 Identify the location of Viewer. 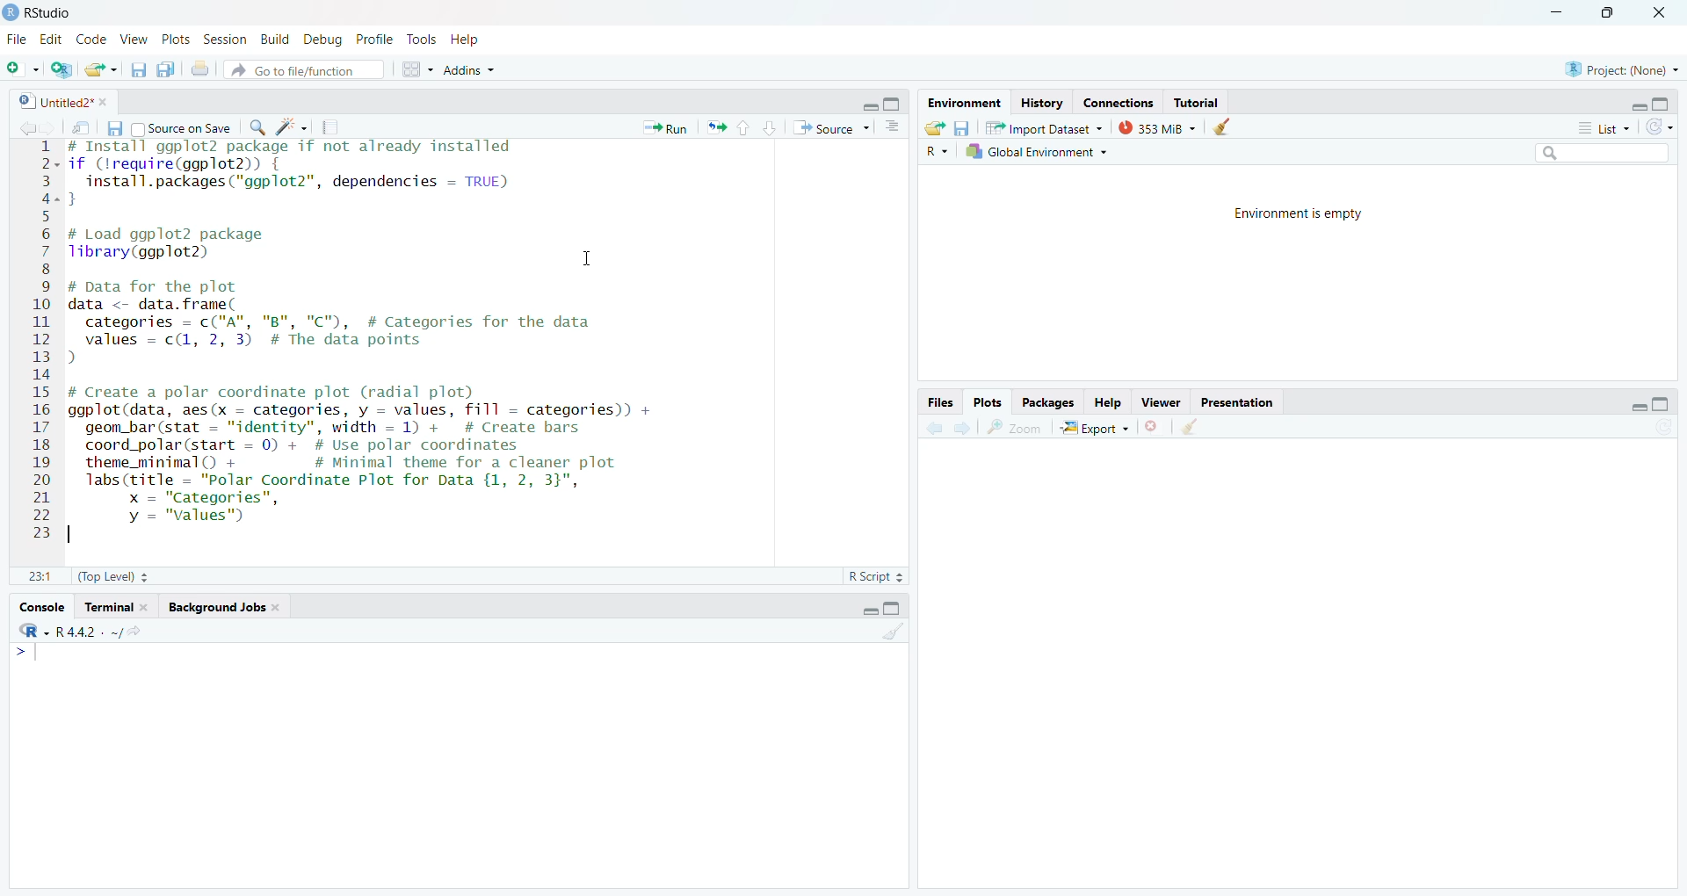
(1162, 401).